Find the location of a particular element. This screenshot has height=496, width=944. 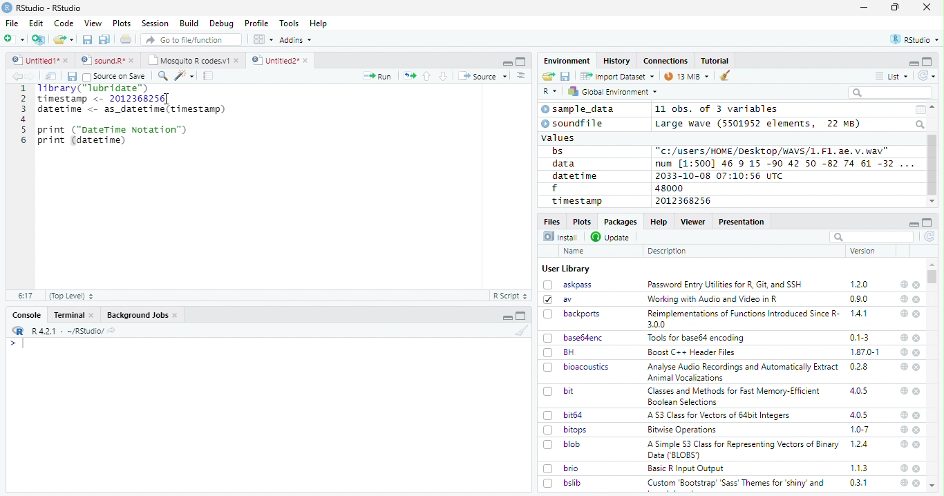

backports is located at coordinates (574, 314).